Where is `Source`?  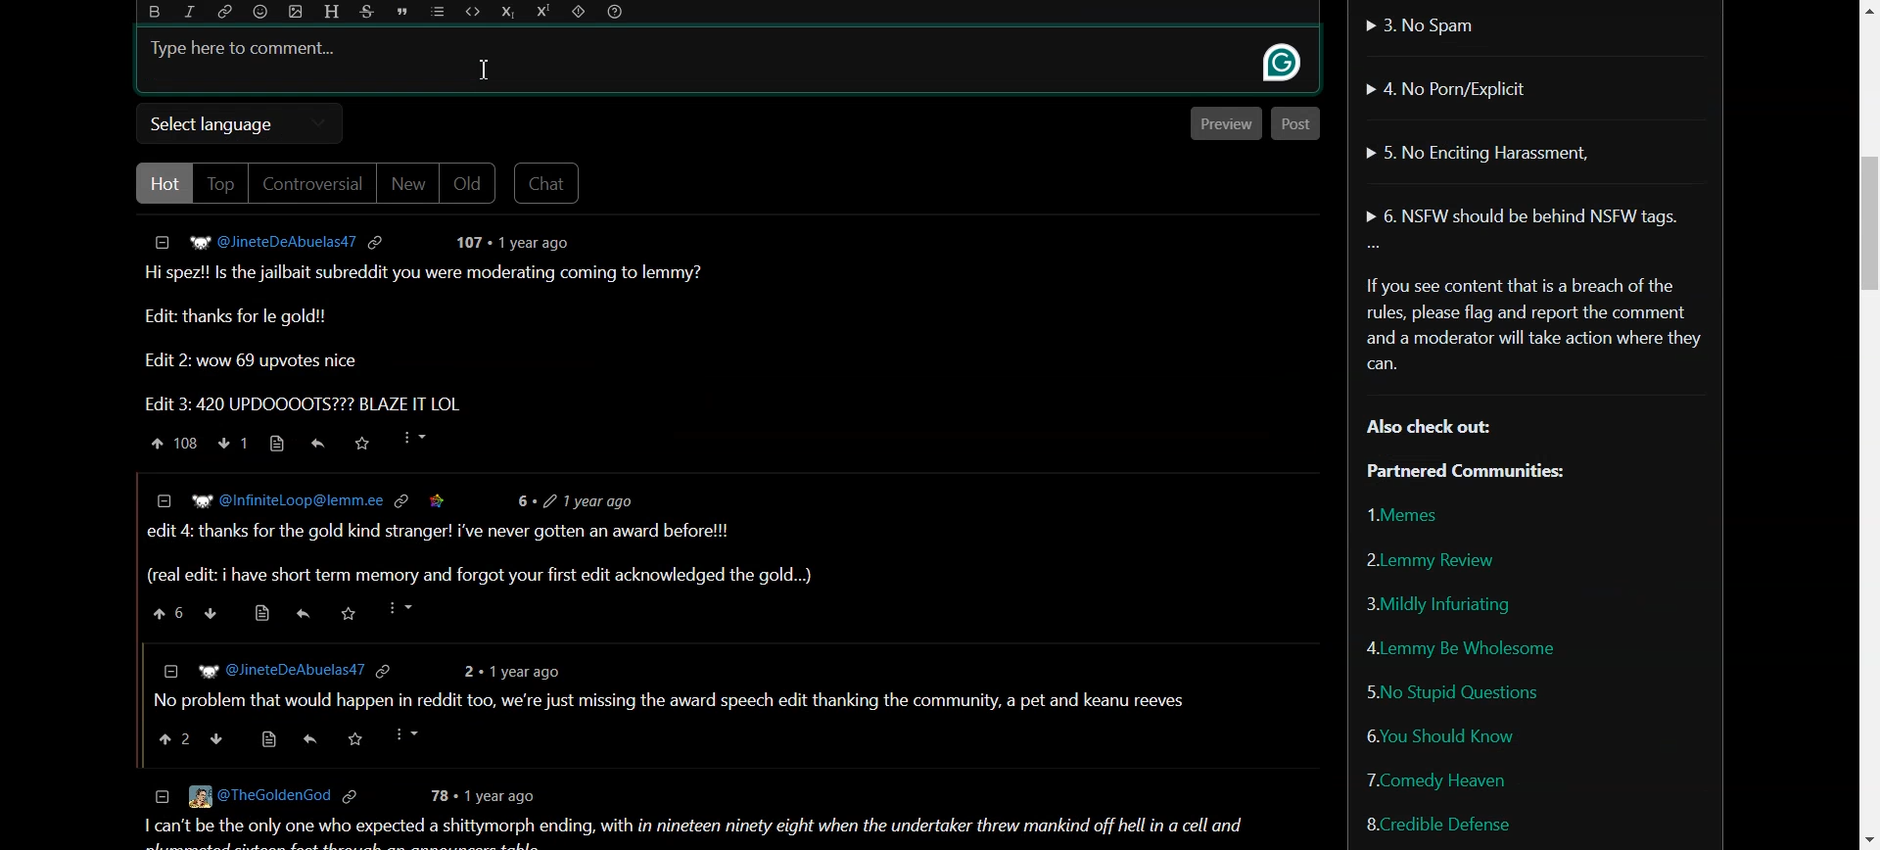
Source is located at coordinates (278, 444).